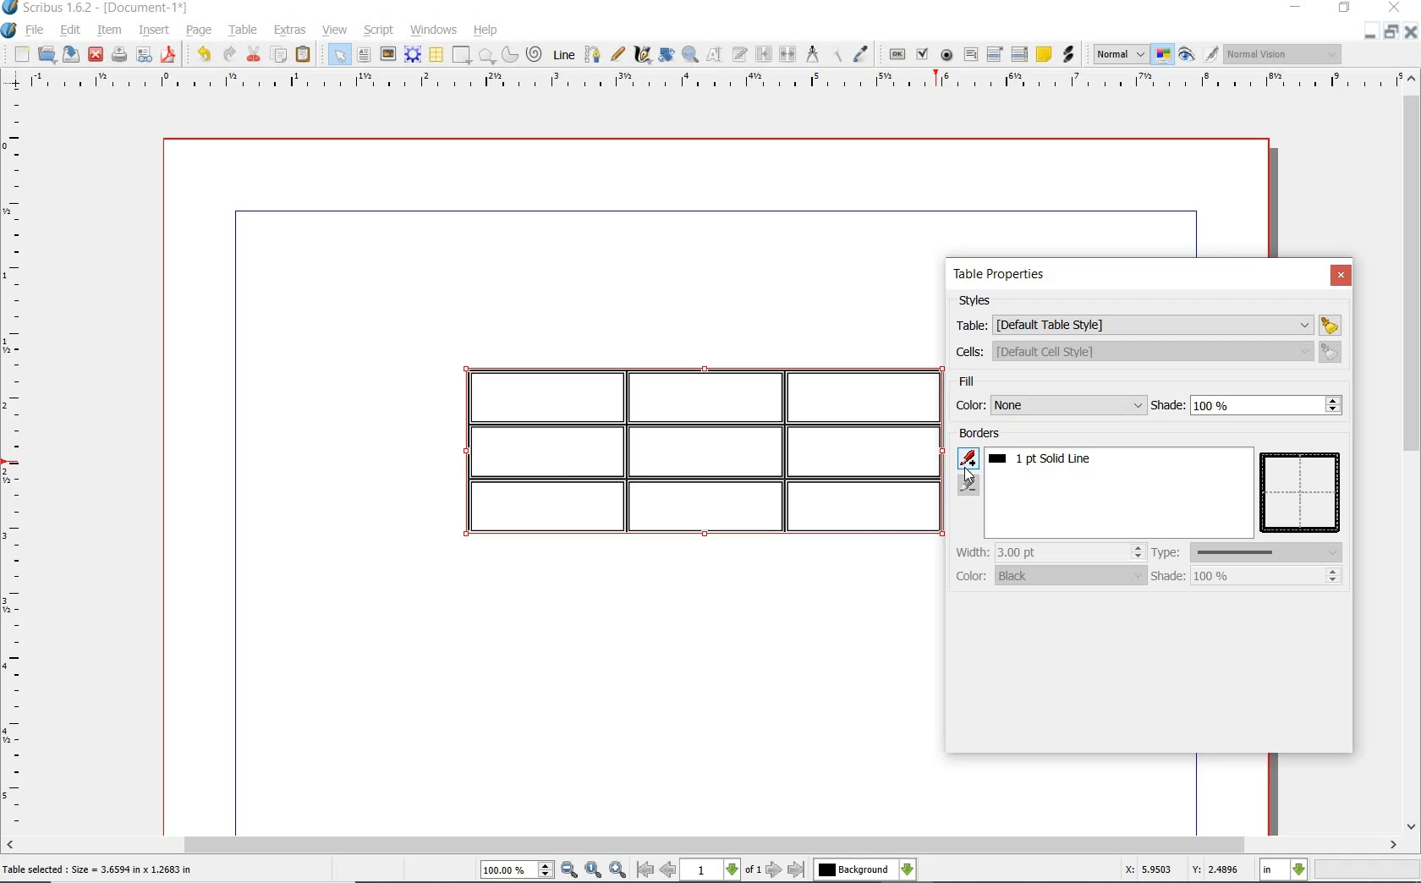  What do you see at coordinates (1288, 56) in the screenshot?
I see `visual appearance of the display` at bounding box center [1288, 56].